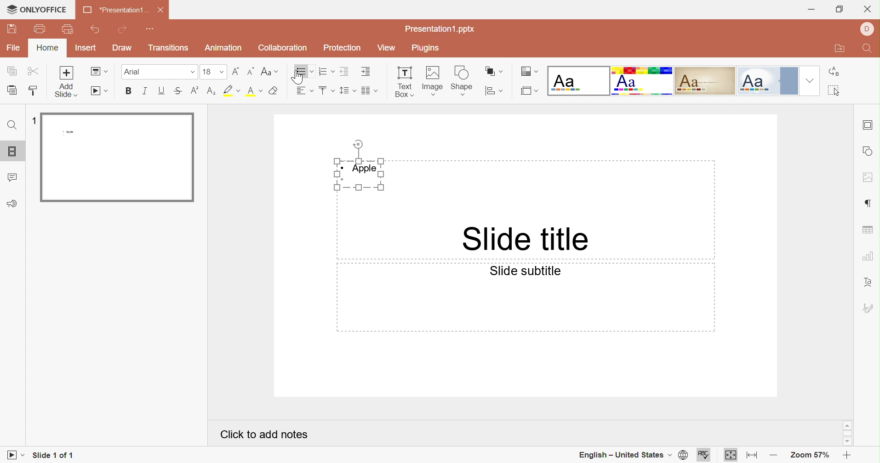  I want to click on Scroll Bar, so click(850, 434).